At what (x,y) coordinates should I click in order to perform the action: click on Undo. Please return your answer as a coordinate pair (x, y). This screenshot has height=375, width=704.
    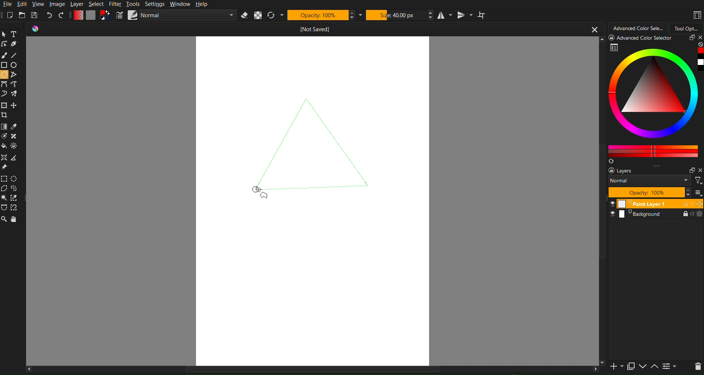
    Looking at the image, I should click on (49, 15).